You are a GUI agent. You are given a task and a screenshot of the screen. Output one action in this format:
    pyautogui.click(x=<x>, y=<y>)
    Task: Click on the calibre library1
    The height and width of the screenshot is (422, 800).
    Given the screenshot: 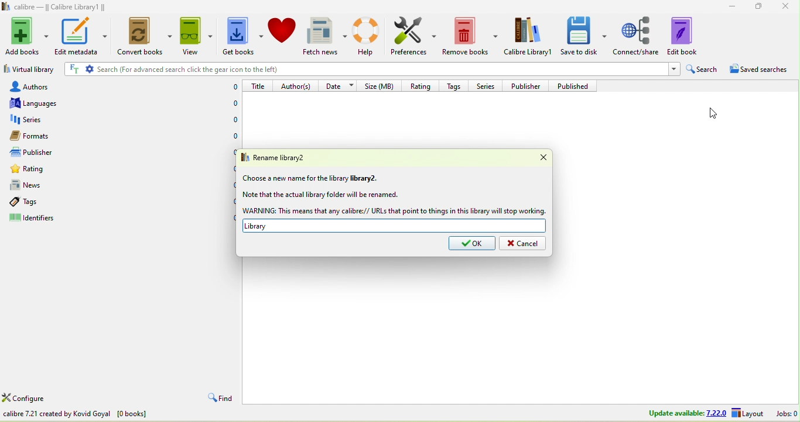 What is the action you would take?
    pyautogui.click(x=529, y=36)
    